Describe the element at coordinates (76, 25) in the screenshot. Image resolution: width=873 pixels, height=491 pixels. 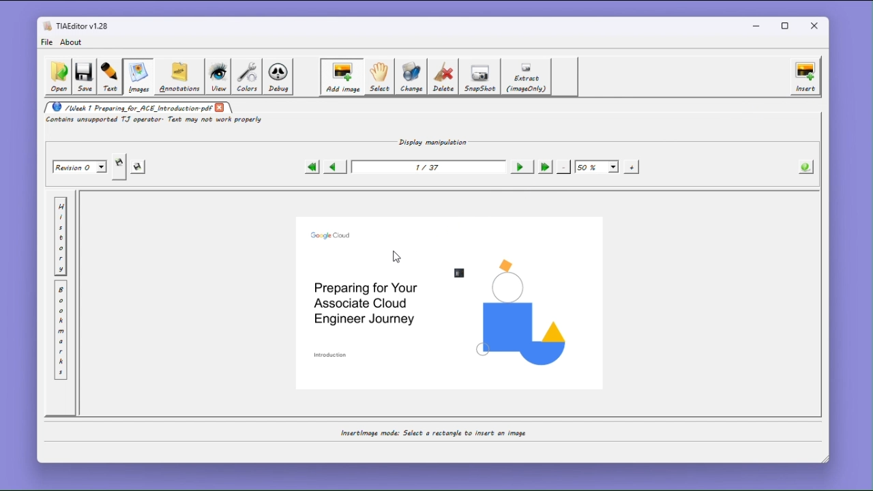
I see `TIAEditor v1.28` at that location.